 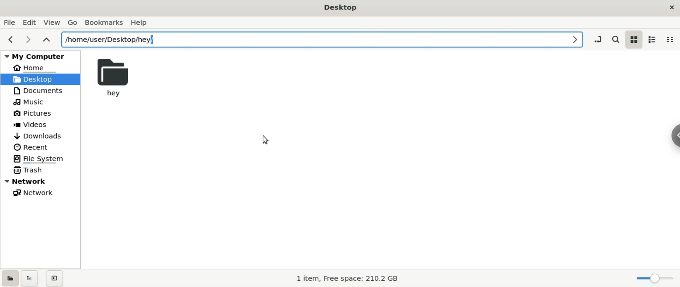 What do you see at coordinates (29, 22) in the screenshot?
I see `edit` at bounding box center [29, 22].